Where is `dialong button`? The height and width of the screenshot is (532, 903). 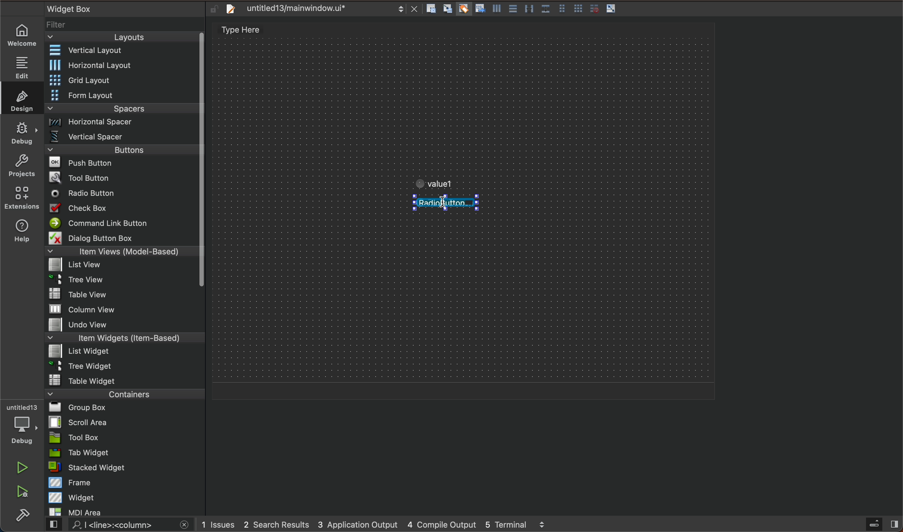
dialong button is located at coordinates (123, 239).